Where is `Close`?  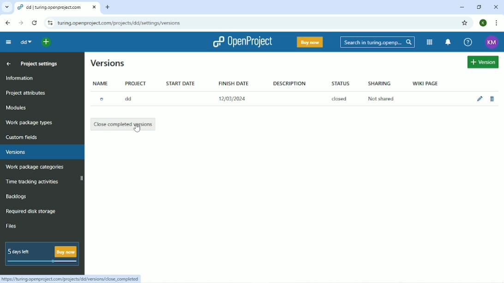
Close is located at coordinates (497, 7).